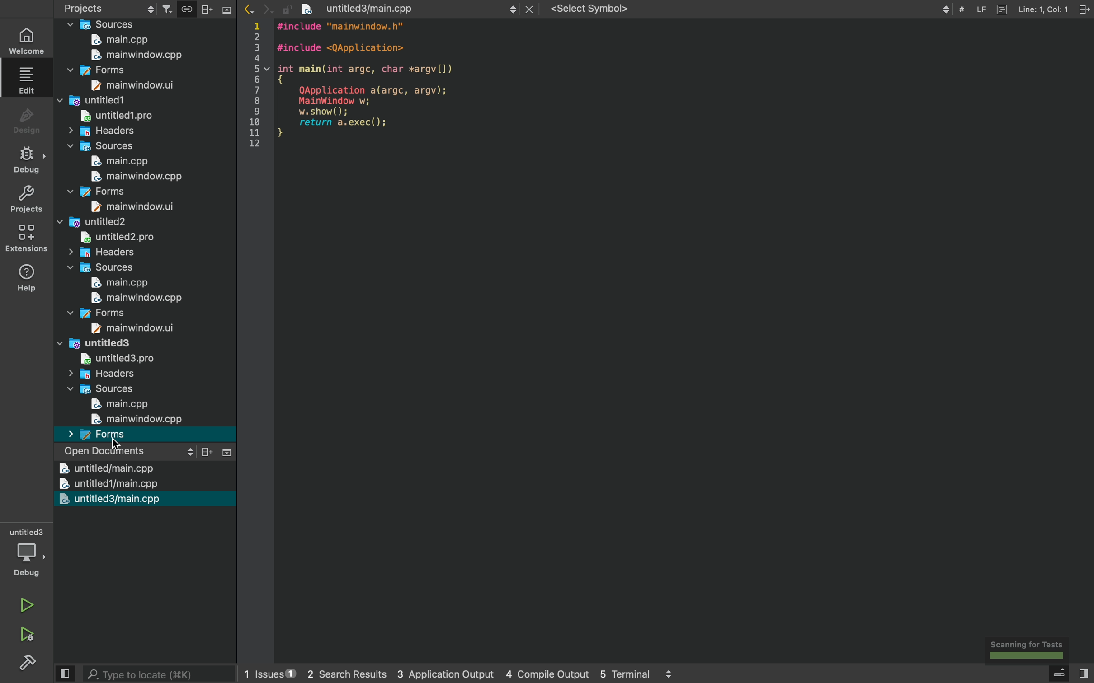 Image resolution: width=1094 pixels, height=683 pixels. Describe the element at coordinates (148, 674) in the screenshot. I see `search bar` at that location.